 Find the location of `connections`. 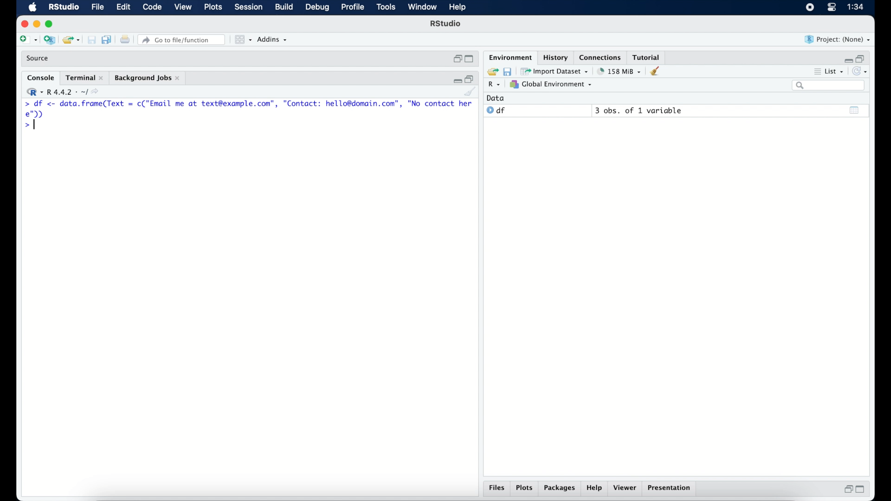

connections is located at coordinates (601, 57).